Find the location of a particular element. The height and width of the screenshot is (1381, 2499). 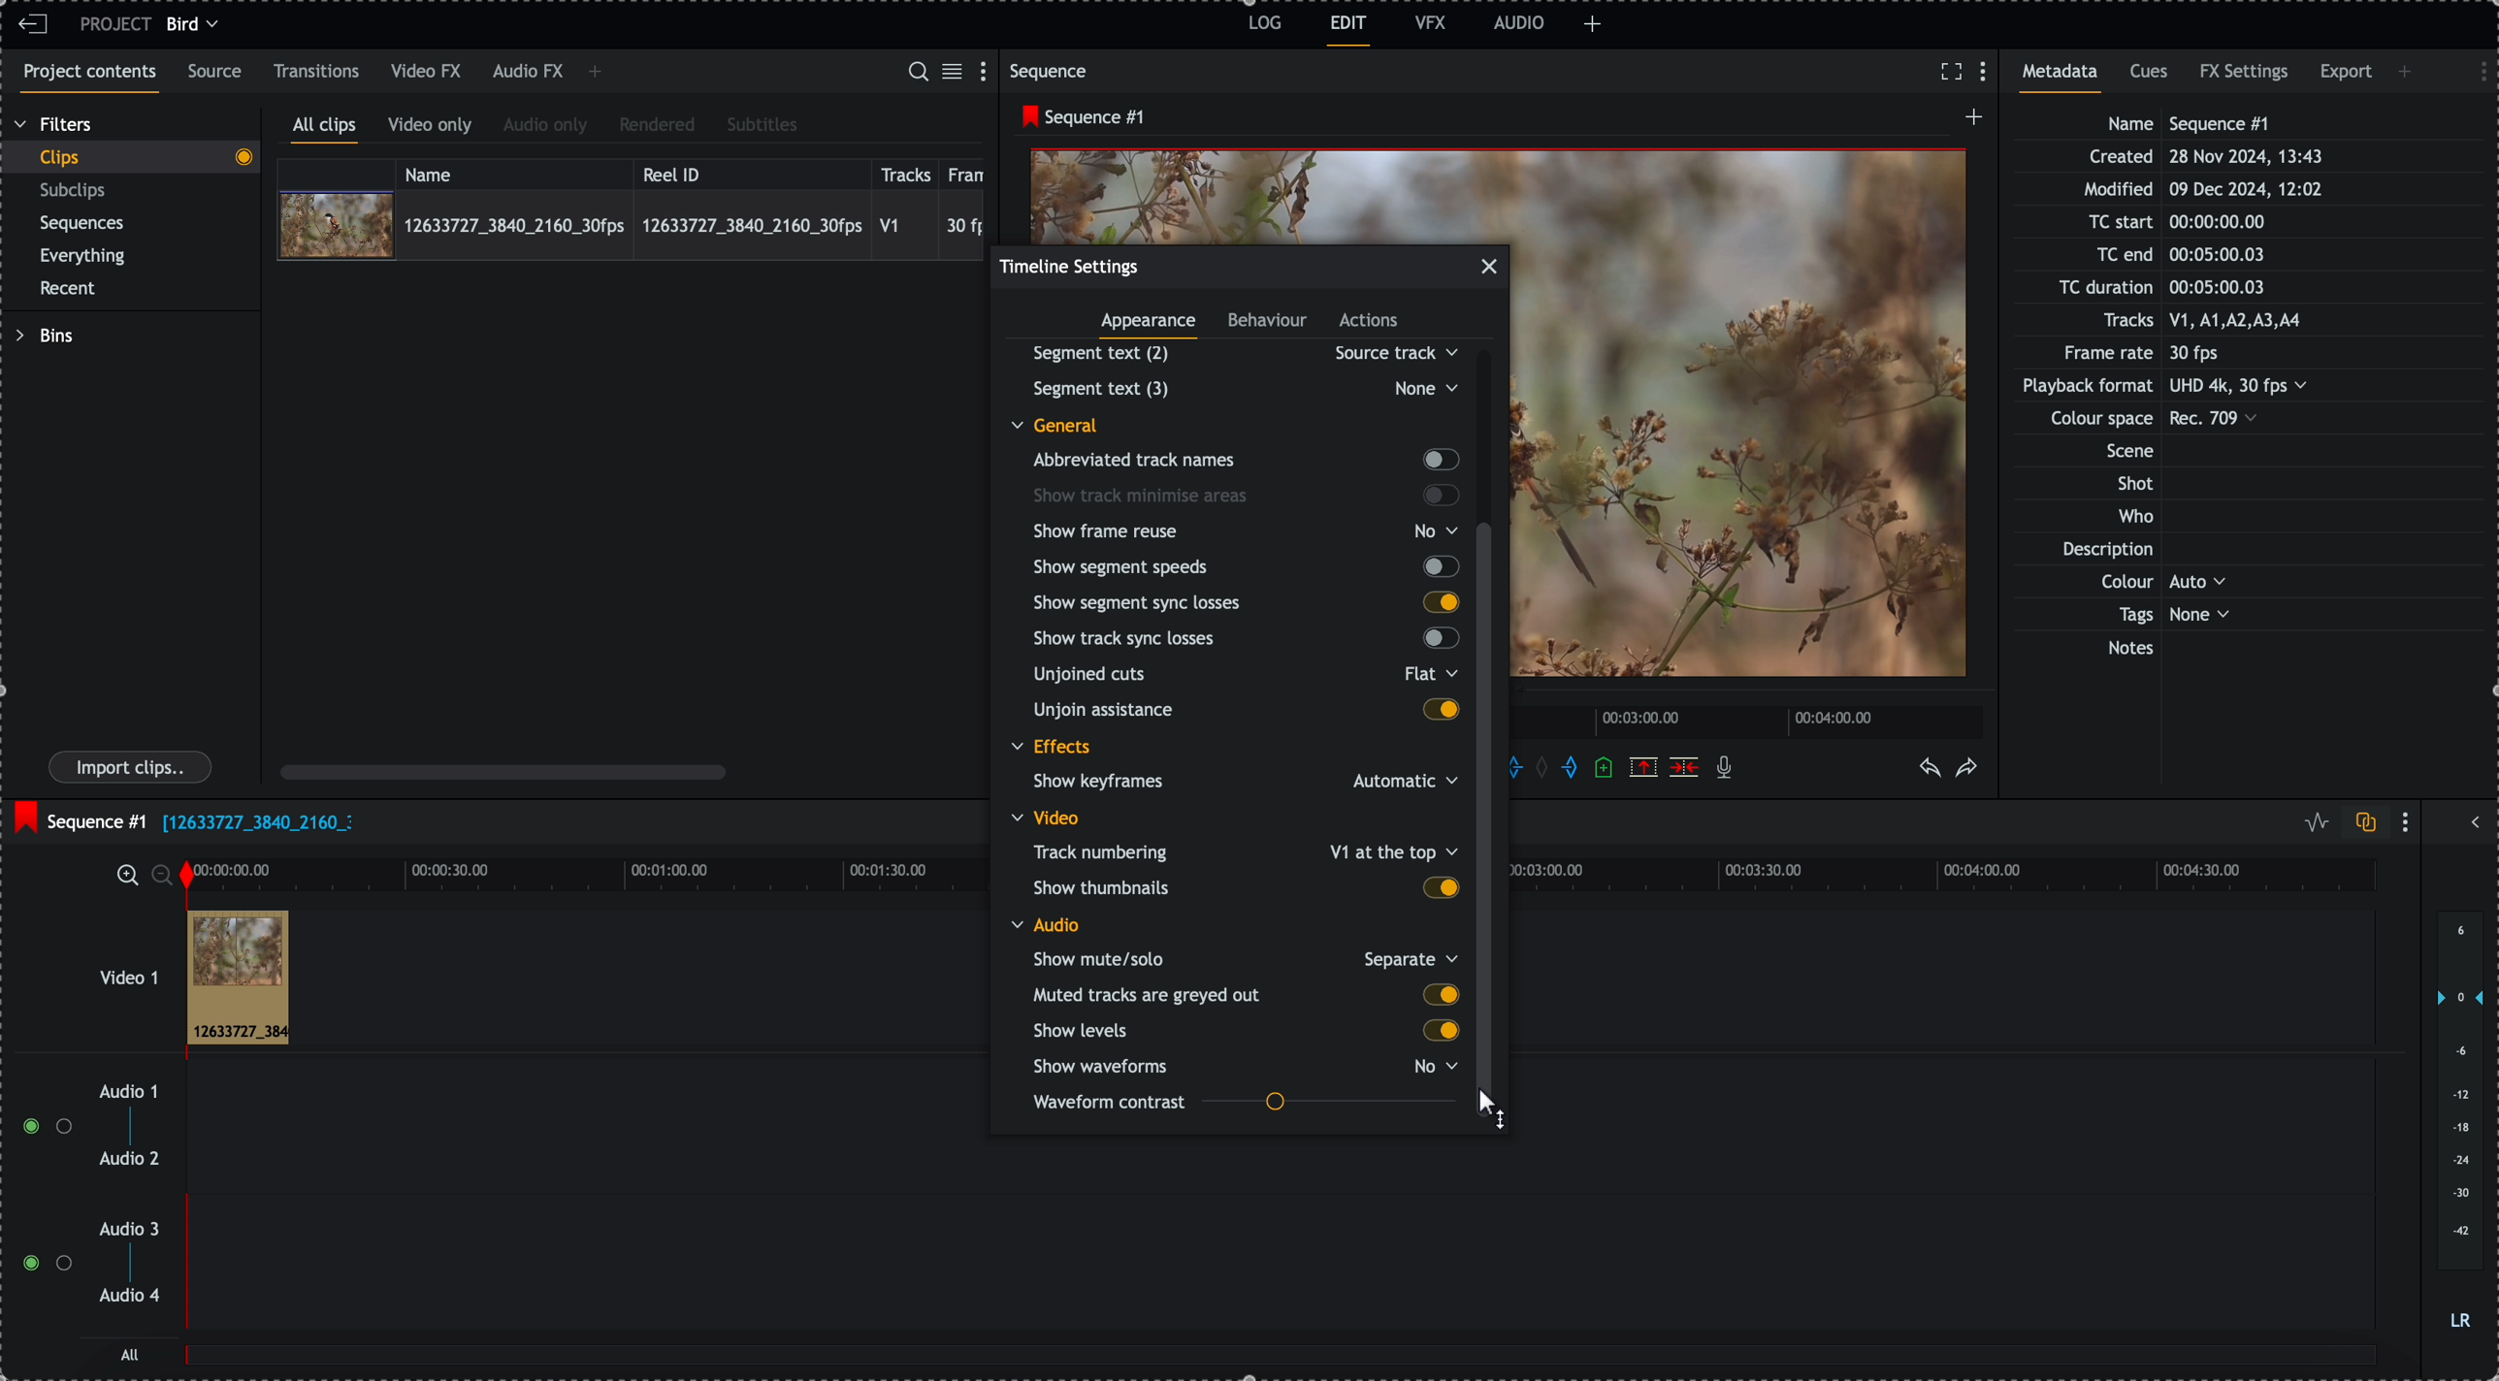

project bird is located at coordinates (154, 24).